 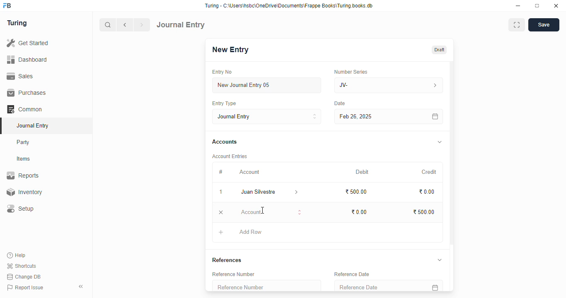 I want to click on toggle sidebar, so click(x=82, y=286).